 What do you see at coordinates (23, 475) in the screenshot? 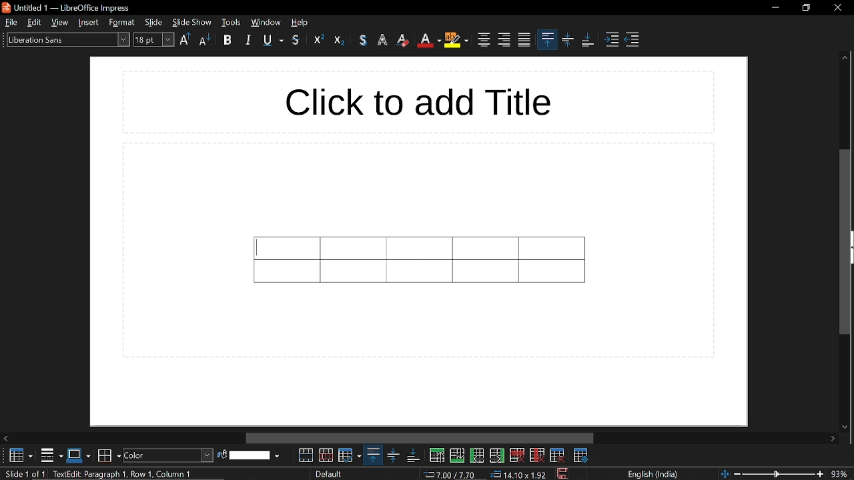
I see `slide 1 of 1` at bounding box center [23, 475].